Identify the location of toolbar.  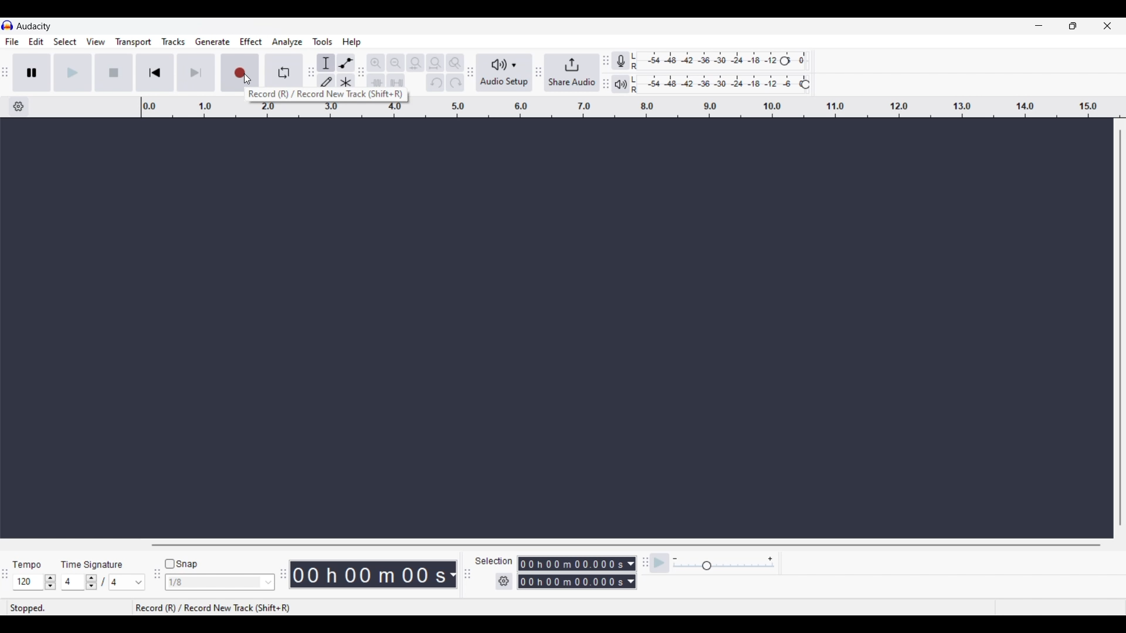
(469, 576).